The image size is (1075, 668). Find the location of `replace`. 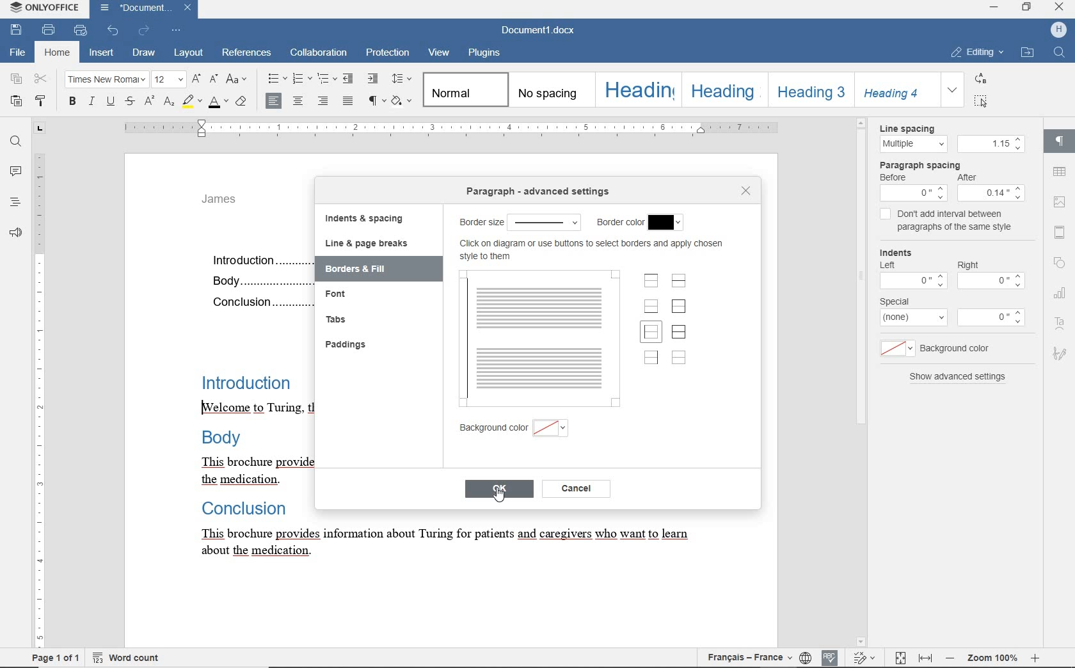

replace is located at coordinates (979, 80).